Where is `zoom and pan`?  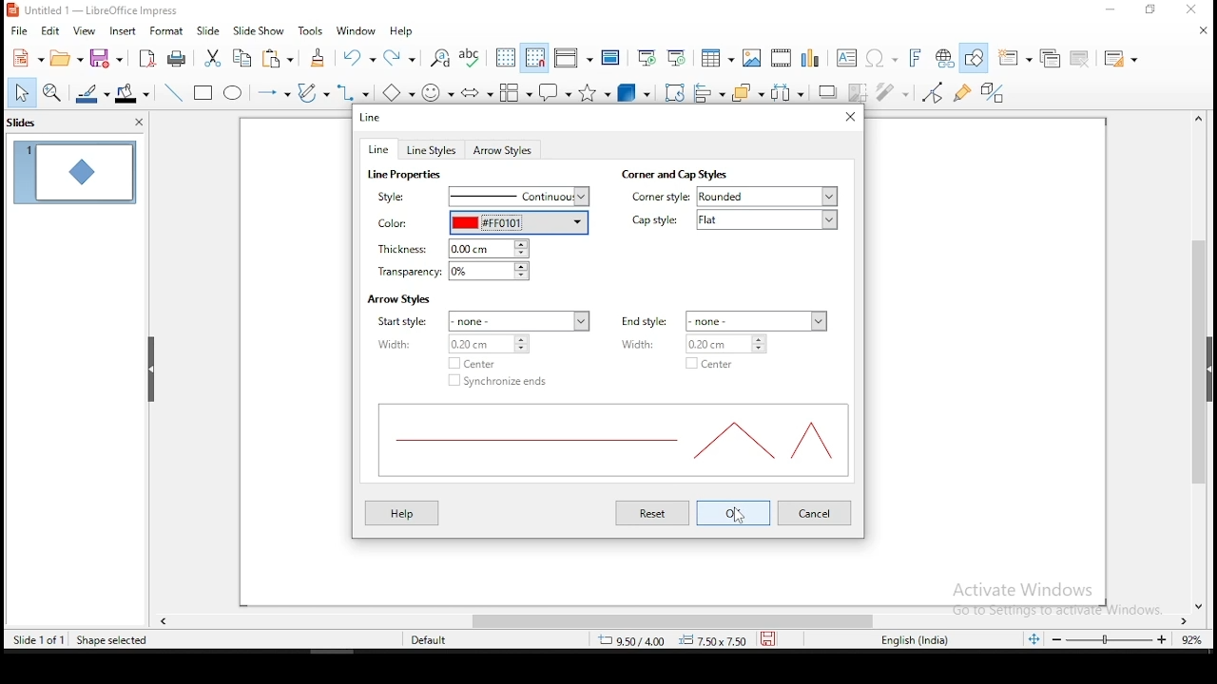 zoom and pan is located at coordinates (52, 95).